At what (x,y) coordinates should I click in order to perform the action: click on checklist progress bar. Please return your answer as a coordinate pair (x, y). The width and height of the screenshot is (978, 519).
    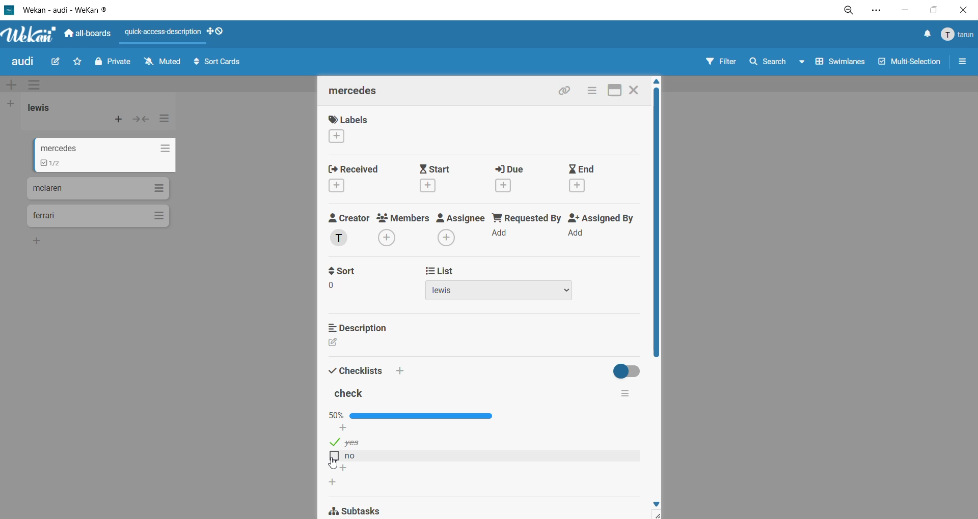
    Looking at the image, I should click on (415, 416).